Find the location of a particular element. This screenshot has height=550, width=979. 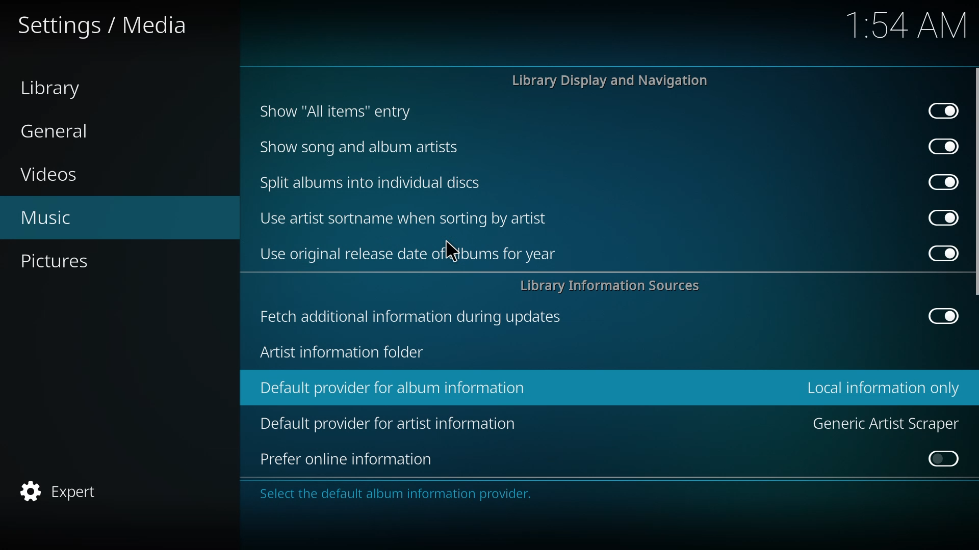

enabled is located at coordinates (938, 146).